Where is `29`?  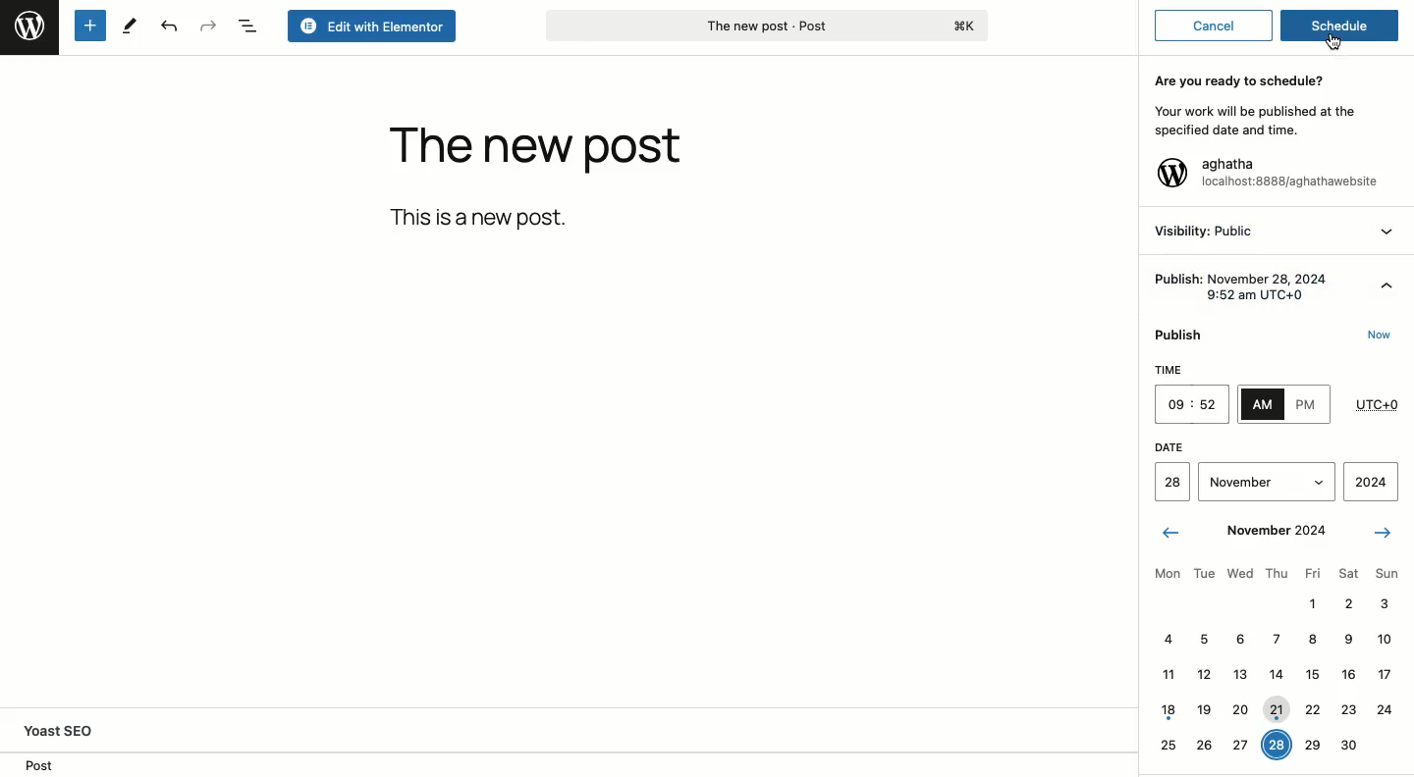 29 is located at coordinates (1314, 743).